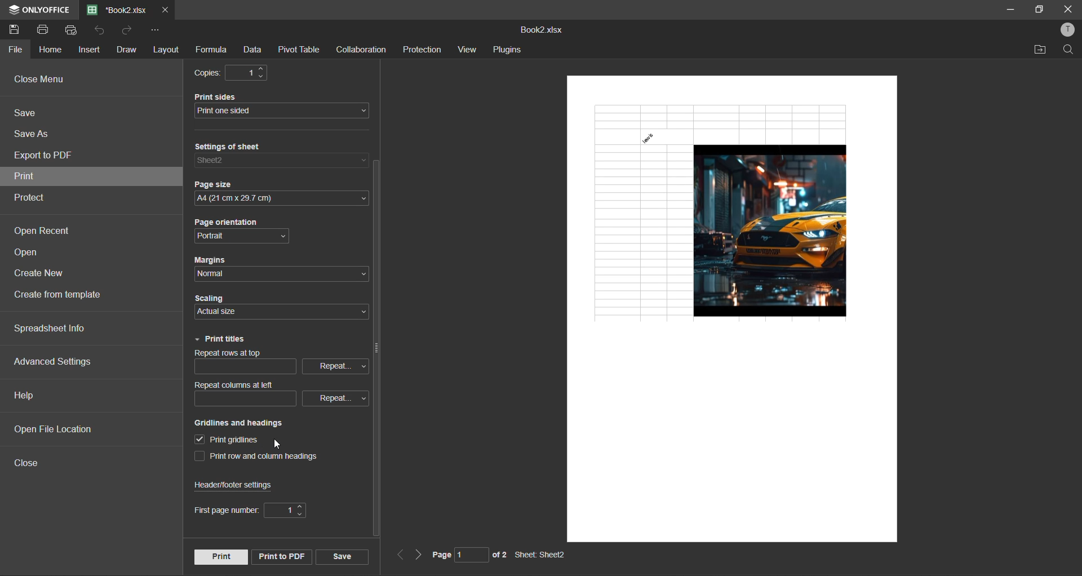 This screenshot has height=576, width=1082. What do you see at coordinates (1071, 52) in the screenshot?
I see `find` at bounding box center [1071, 52].